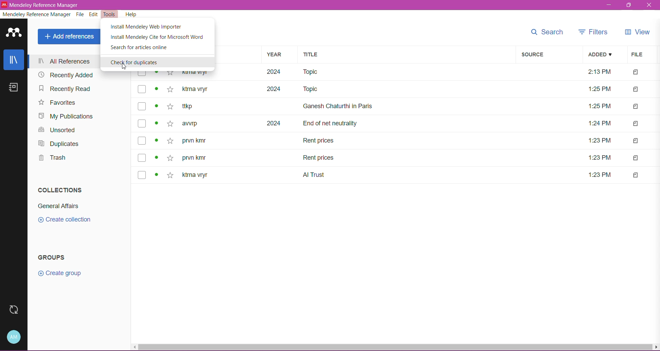  What do you see at coordinates (69, 37) in the screenshot?
I see `Add References` at bounding box center [69, 37].